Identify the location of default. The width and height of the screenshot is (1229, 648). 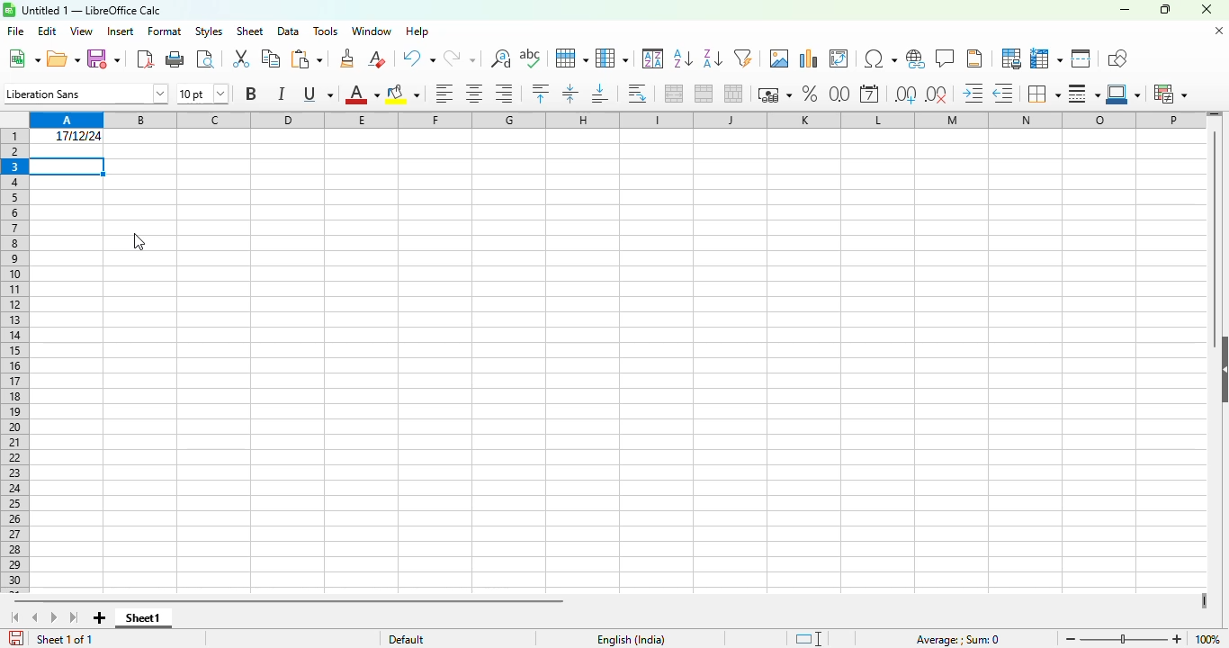
(407, 638).